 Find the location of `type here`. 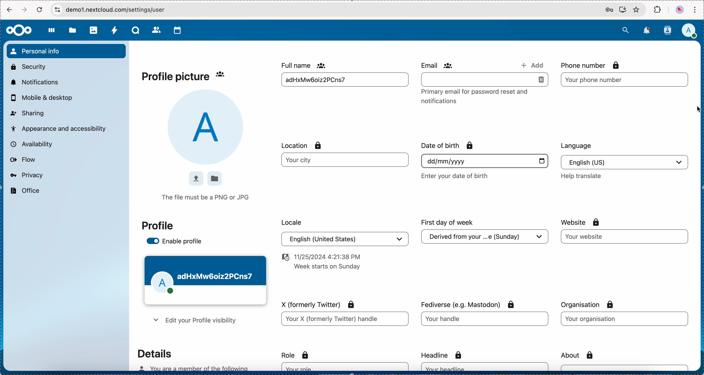

type here is located at coordinates (485, 367).